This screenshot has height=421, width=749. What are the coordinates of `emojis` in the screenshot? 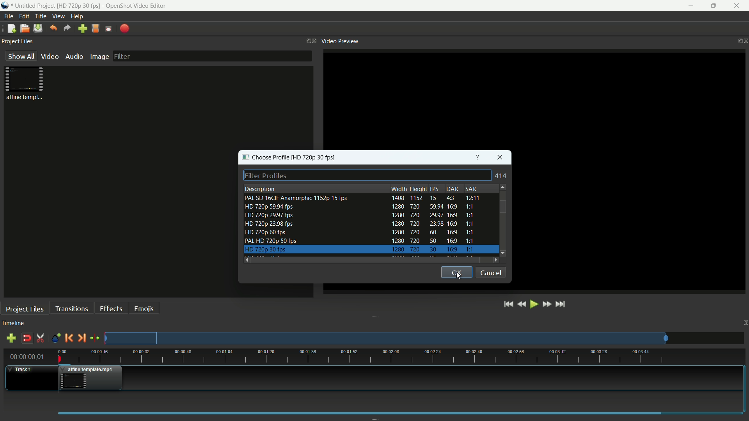 It's located at (144, 309).